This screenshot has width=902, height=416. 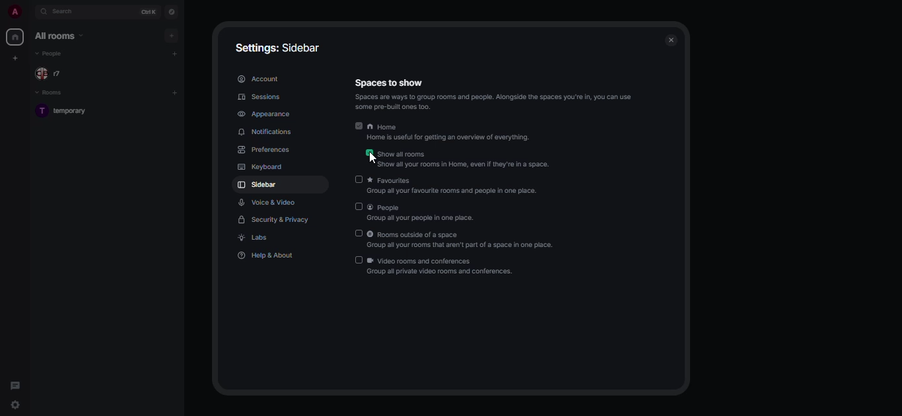 What do you see at coordinates (267, 114) in the screenshot?
I see `appearance` at bounding box center [267, 114].